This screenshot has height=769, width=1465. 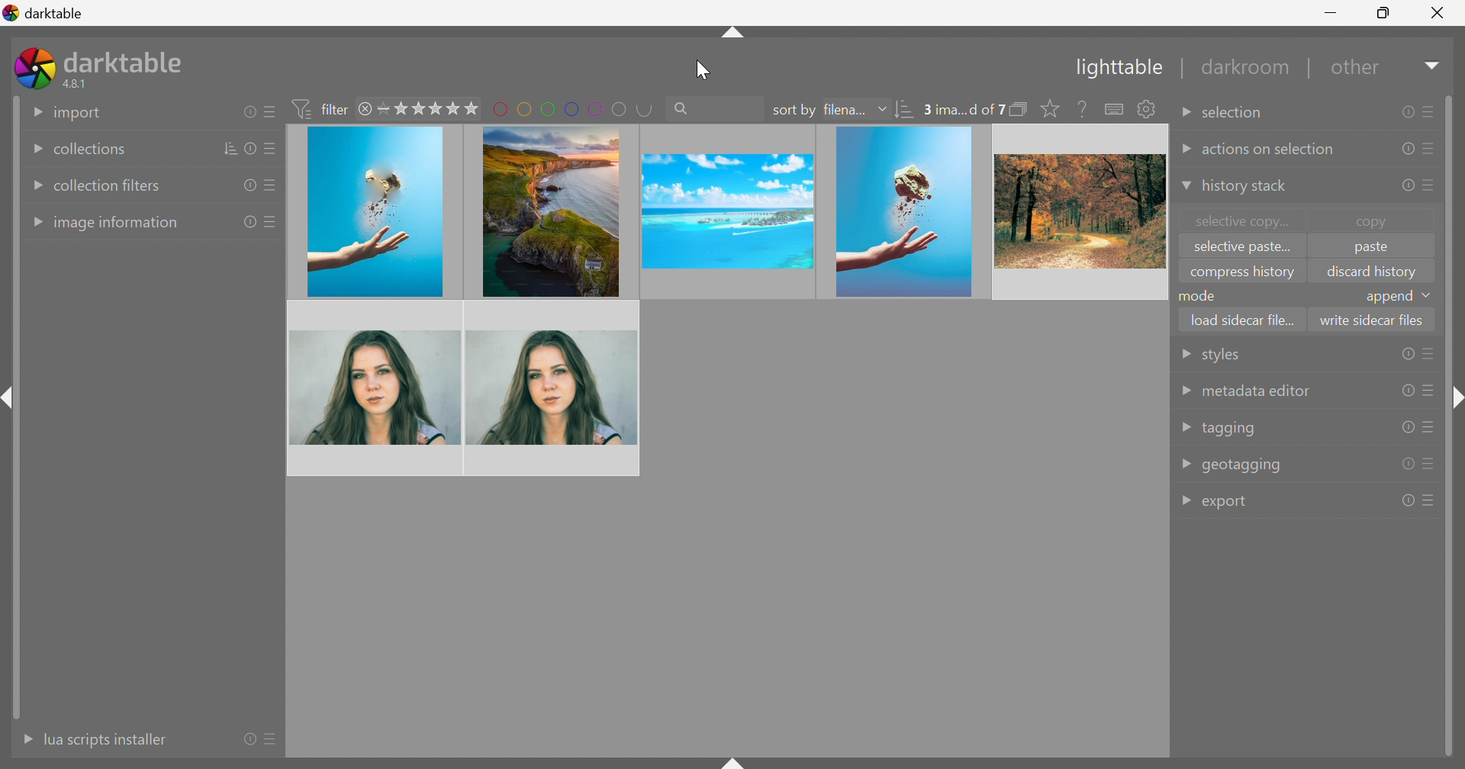 What do you see at coordinates (1408, 465) in the screenshot?
I see `reset` at bounding box center [1408, 465].